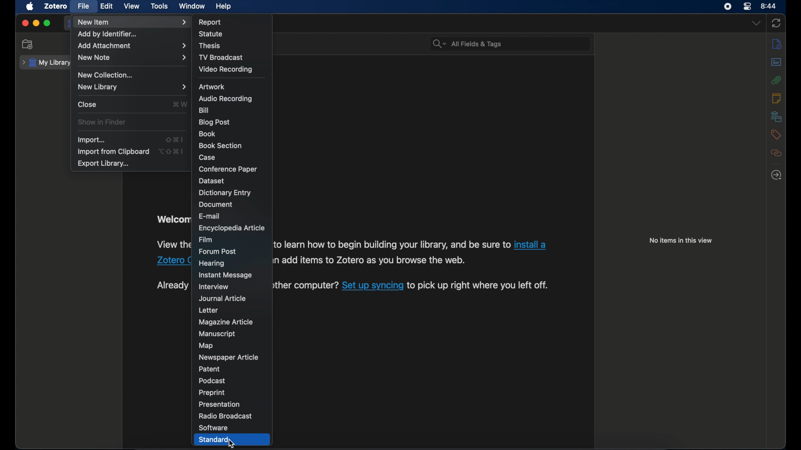  I want to click on my library, so click(45, 63).